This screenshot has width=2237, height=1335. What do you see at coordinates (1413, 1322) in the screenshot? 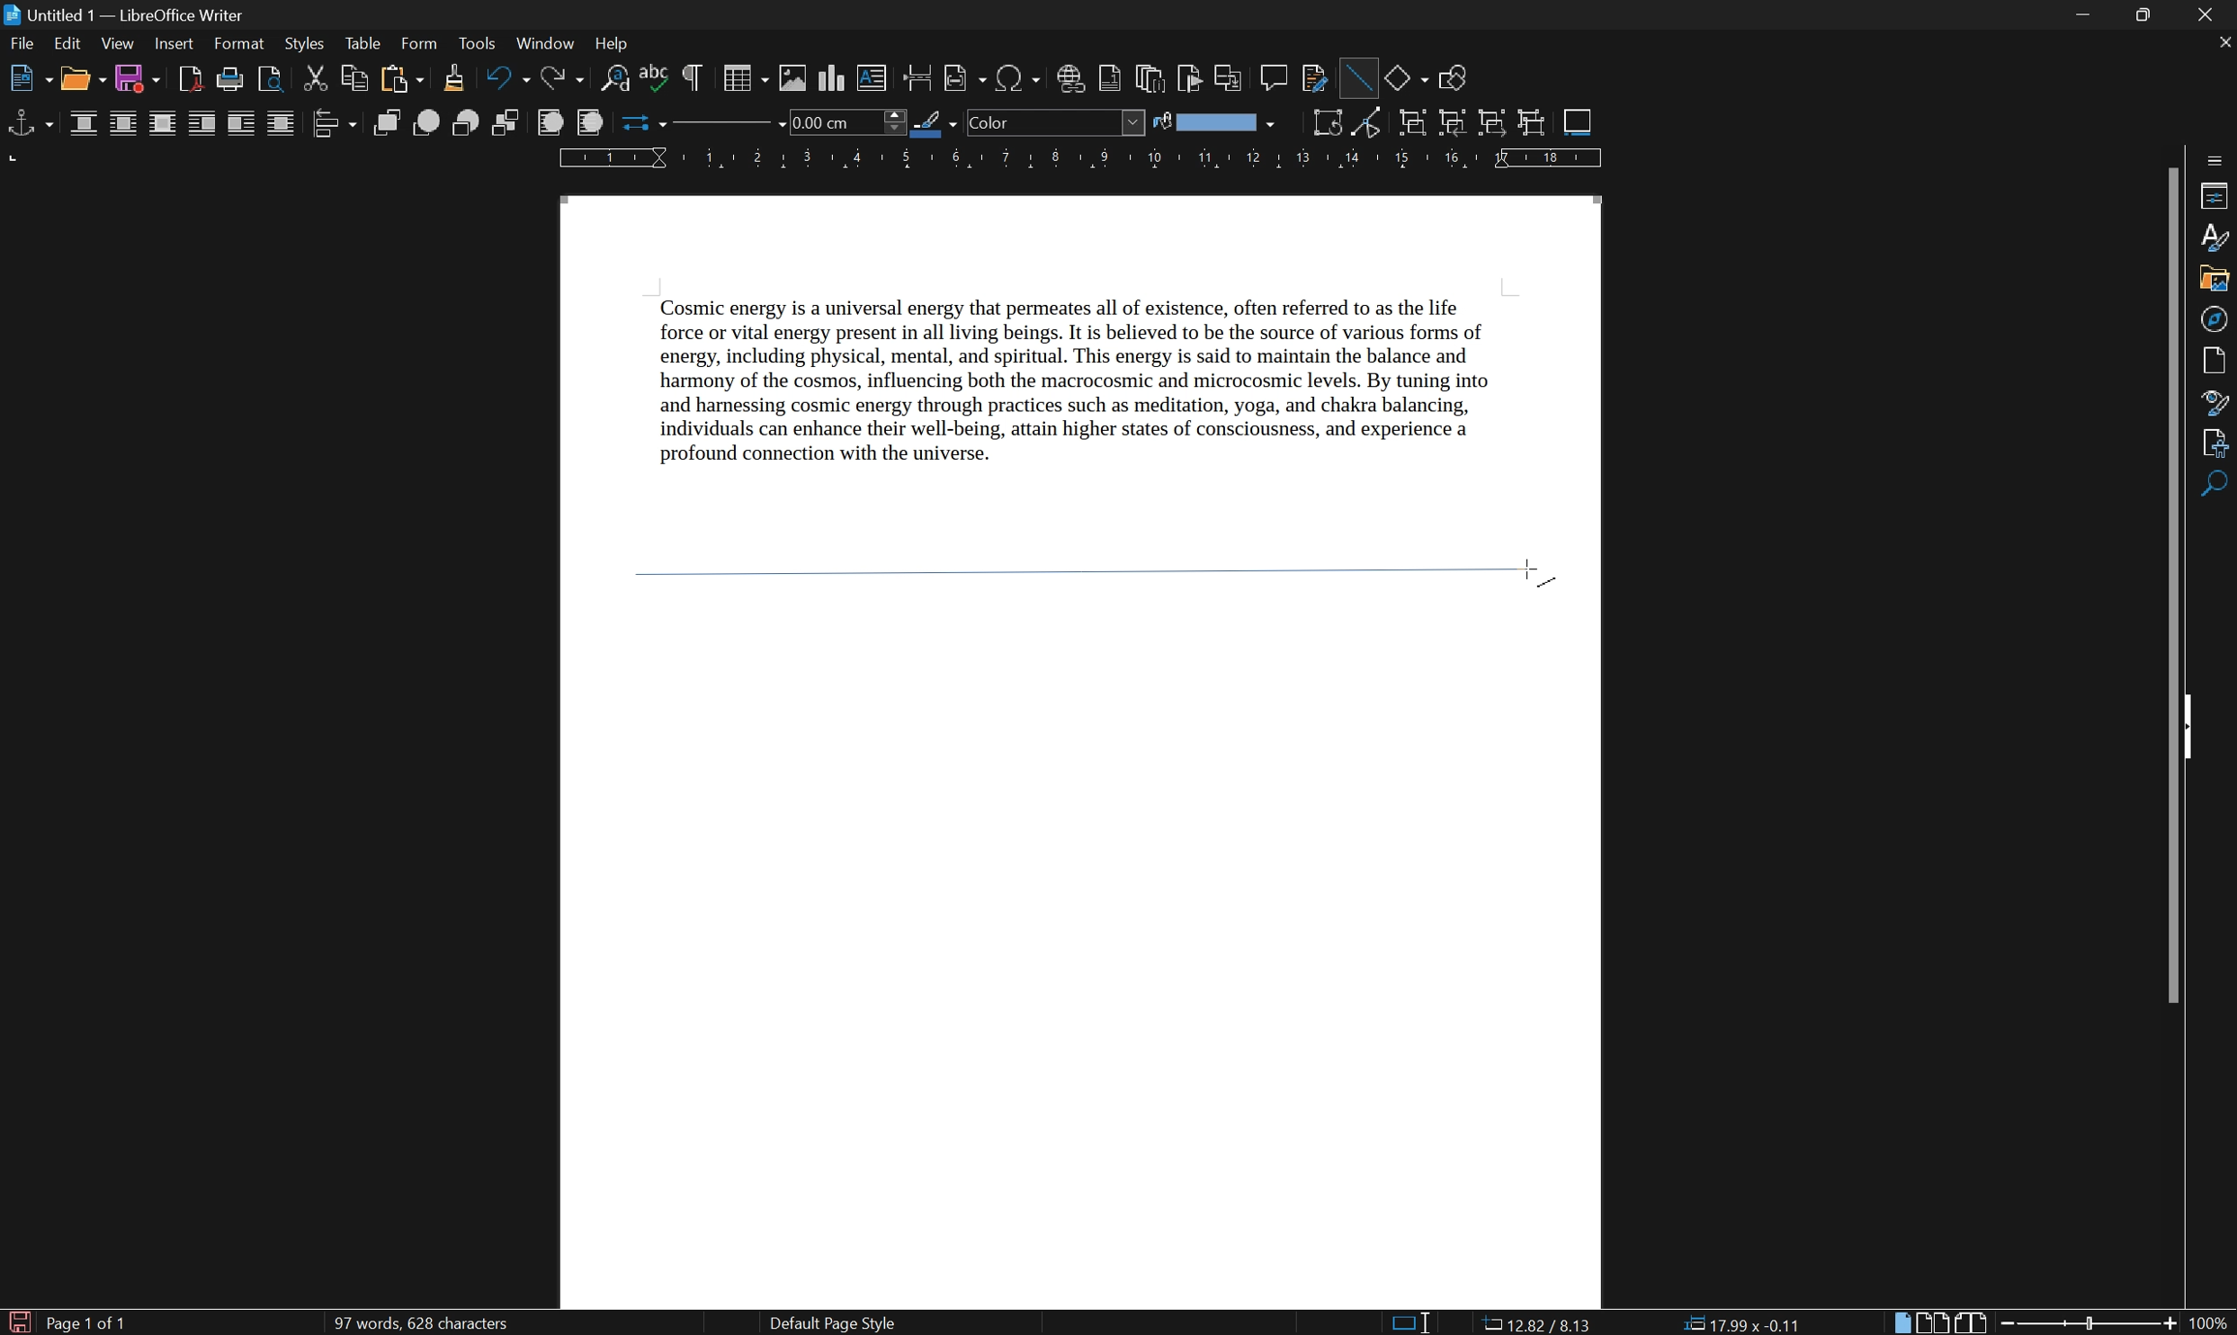
I see `standard selection. click to change selection mode.` at bounding box center [1413, 1322].